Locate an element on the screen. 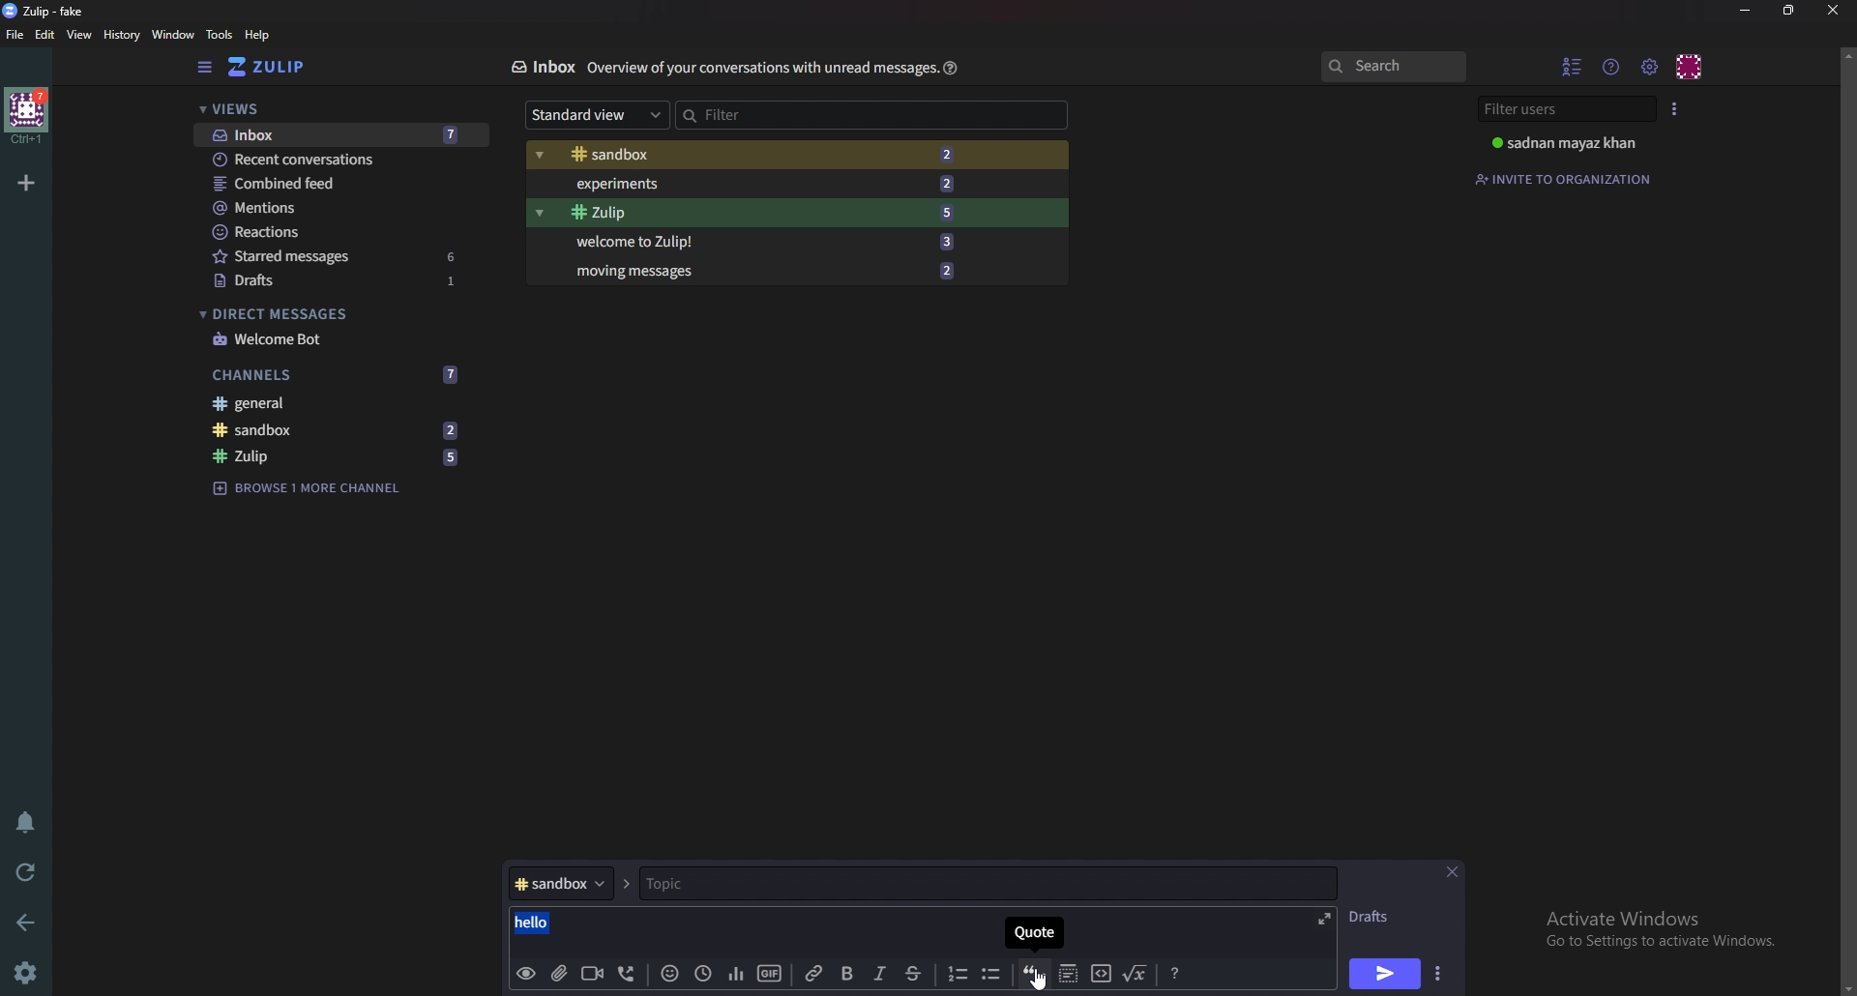 This screenshot has width=1857, height=996. Minimize is located at coordinates (1746, 11).